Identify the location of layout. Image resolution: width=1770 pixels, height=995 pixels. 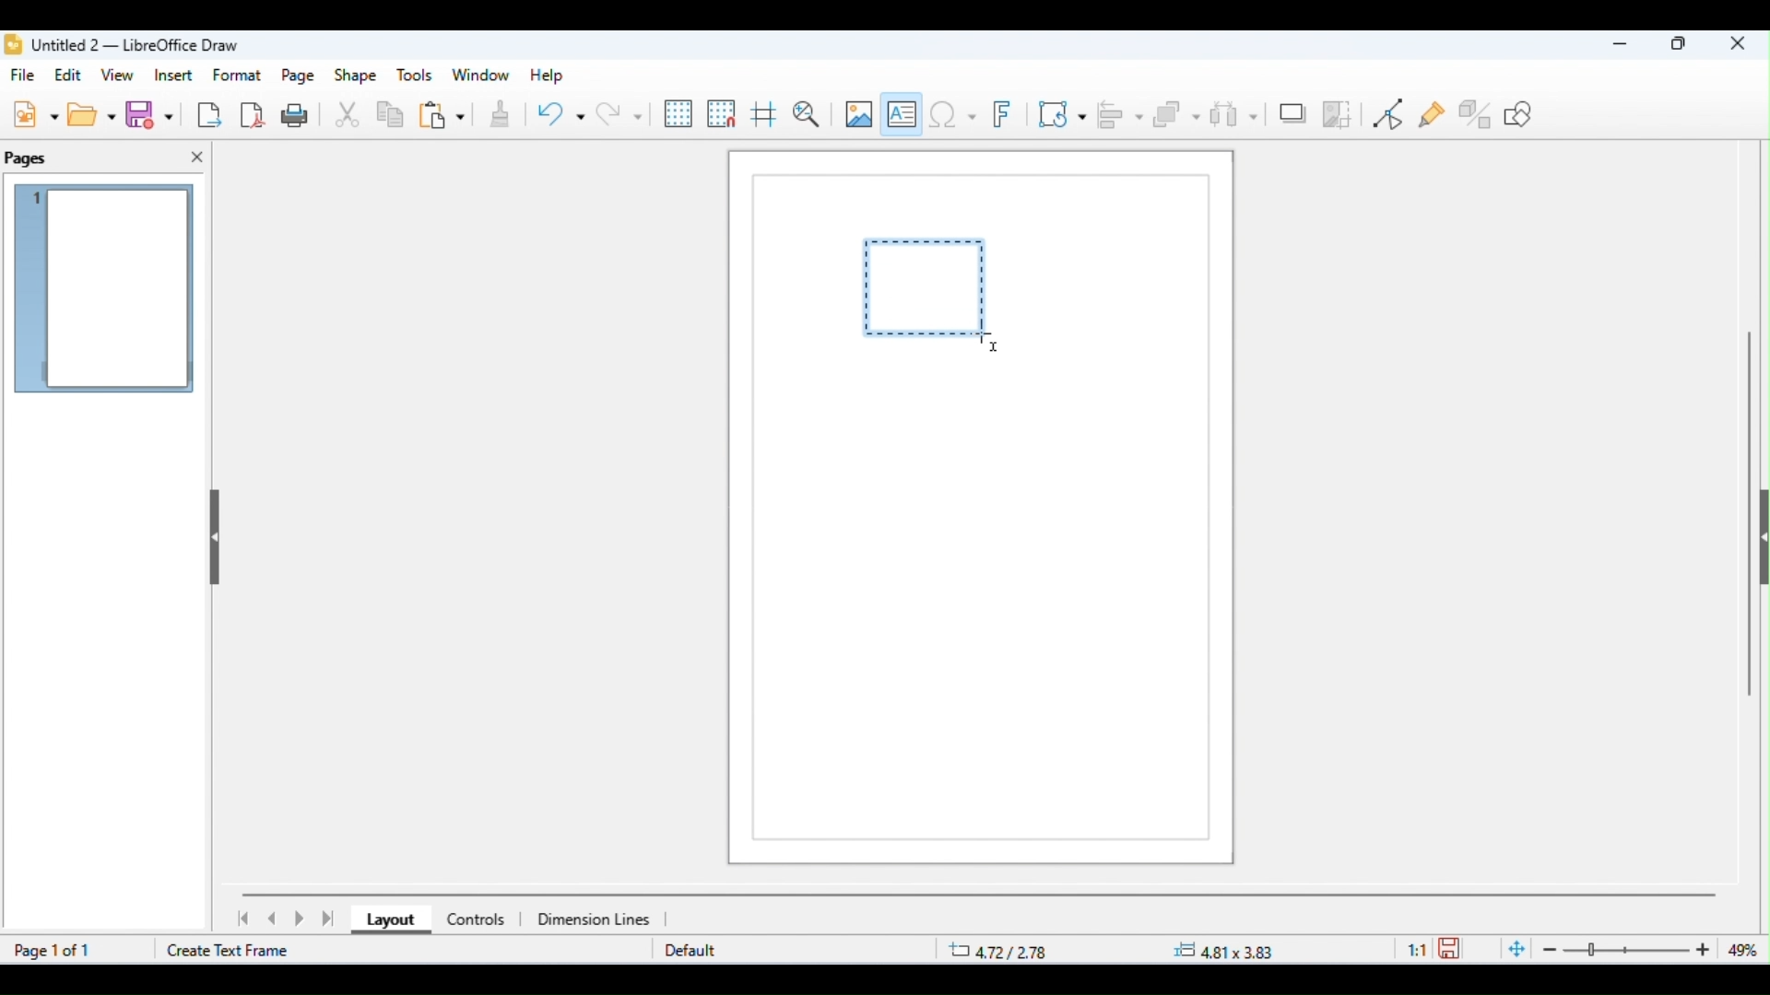
(386, 921).